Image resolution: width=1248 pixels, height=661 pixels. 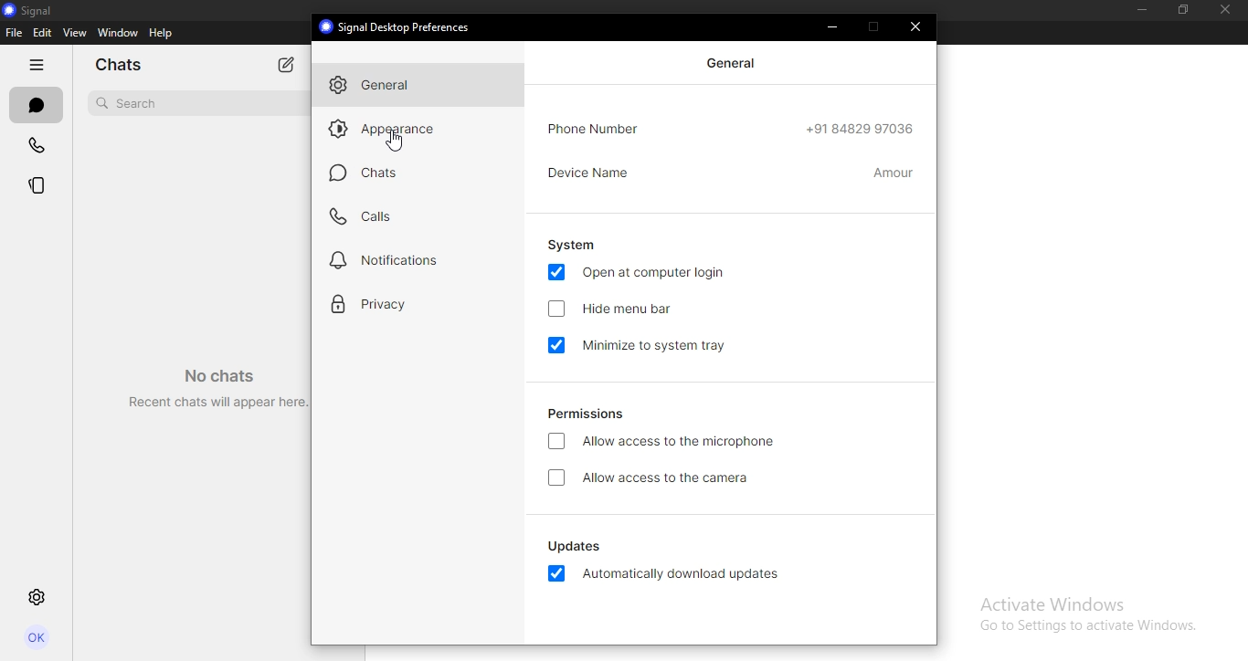 I want to click on help, so click(x=162, y=34).